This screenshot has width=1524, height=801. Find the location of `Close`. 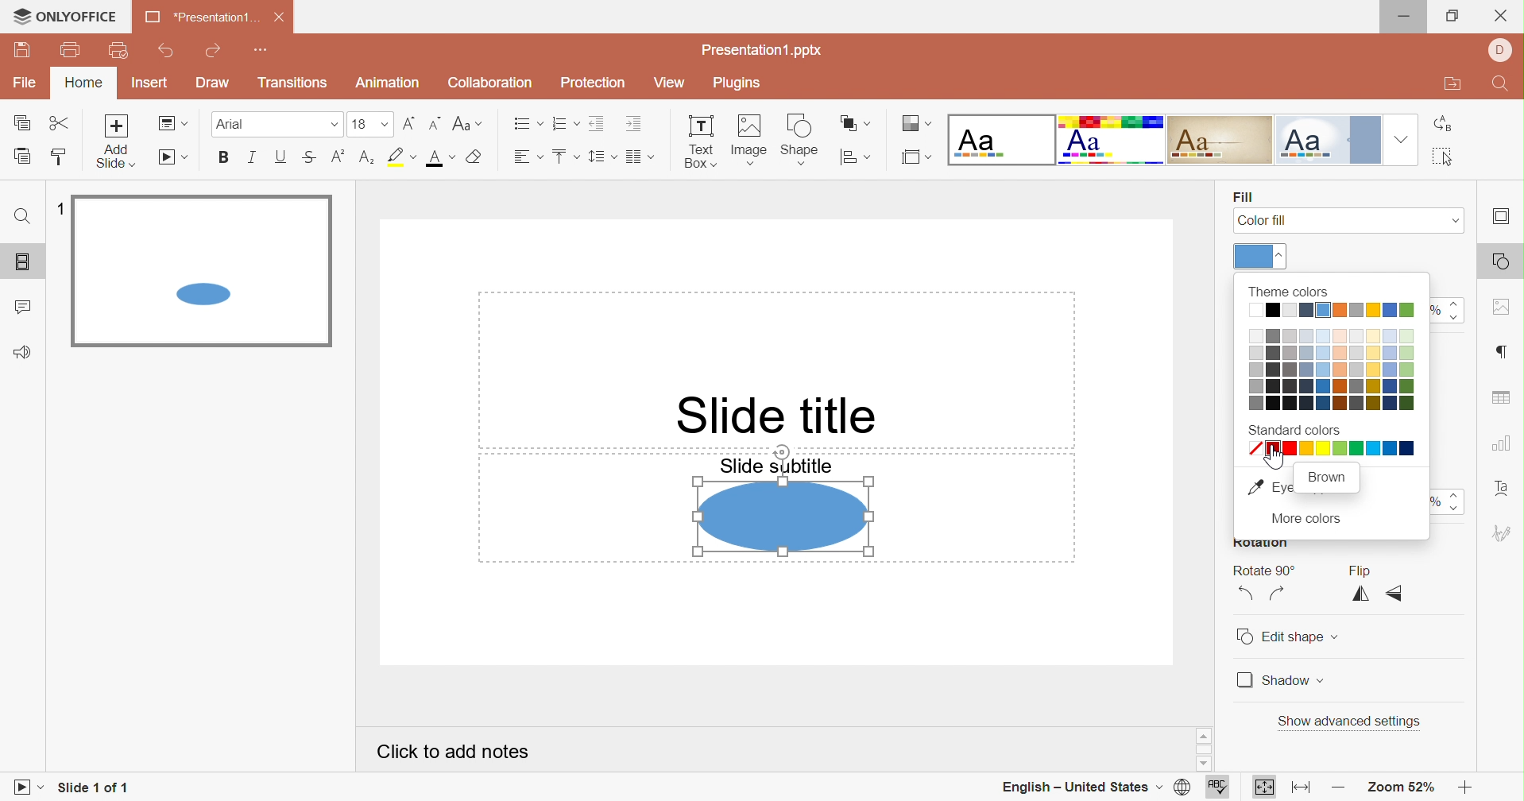

Close is located at coordinates (1501, 16).